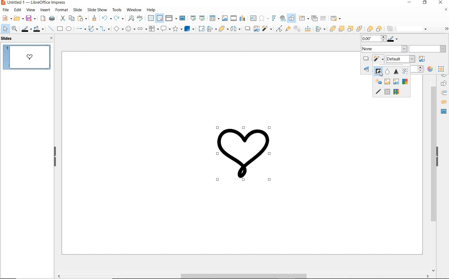  I want to click on insert, so click(45, 11).